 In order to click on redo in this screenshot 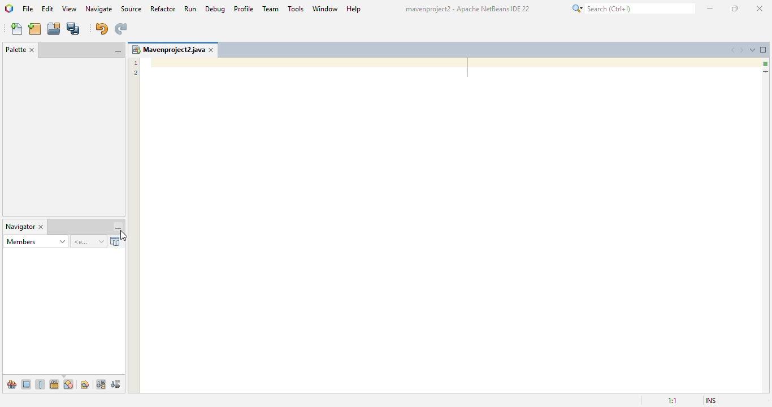, I will do `click(122, 29)`.